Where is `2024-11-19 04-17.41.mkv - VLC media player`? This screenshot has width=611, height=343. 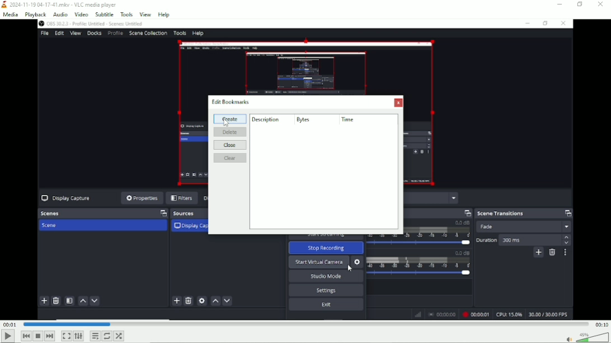 2024-11-19 04-17.41.mkv - VLC media player is located at coordinates (60, 4).